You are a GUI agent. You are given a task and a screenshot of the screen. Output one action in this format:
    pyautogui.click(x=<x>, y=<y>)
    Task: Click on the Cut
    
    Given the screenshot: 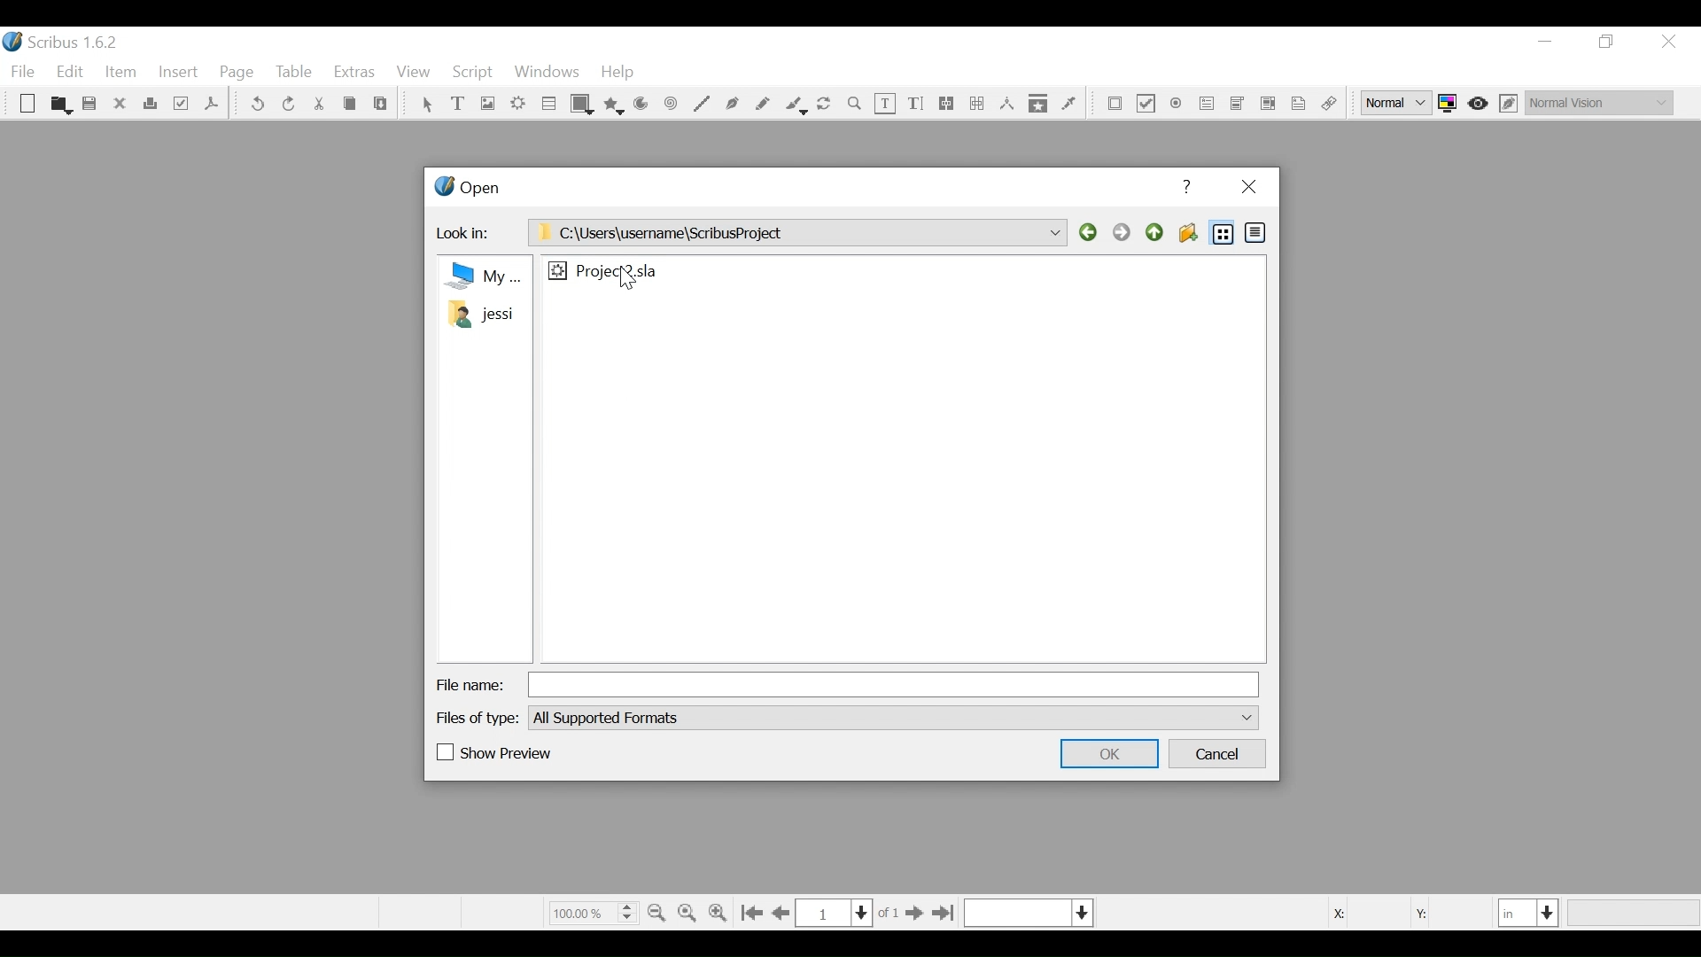 What is the action you would take?
    pyautogui.click(x=318, y=105)
    